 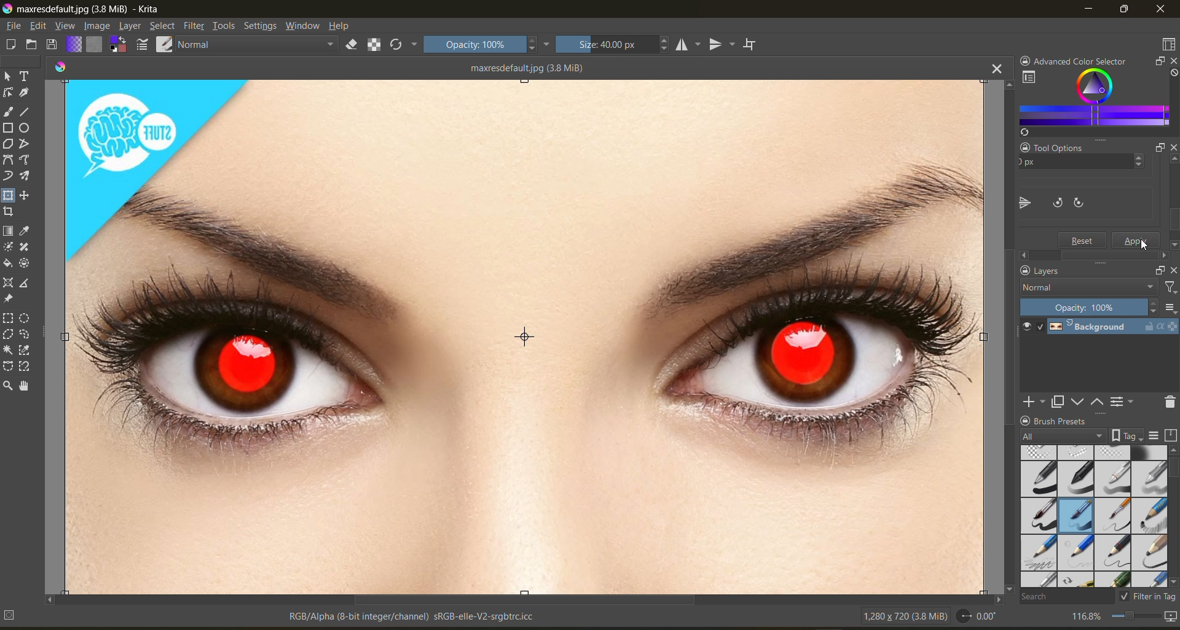 What do you see at coordinates (167, 43) in the screenshot?
I see `choose brush preset` at bounding box center [167, 43].